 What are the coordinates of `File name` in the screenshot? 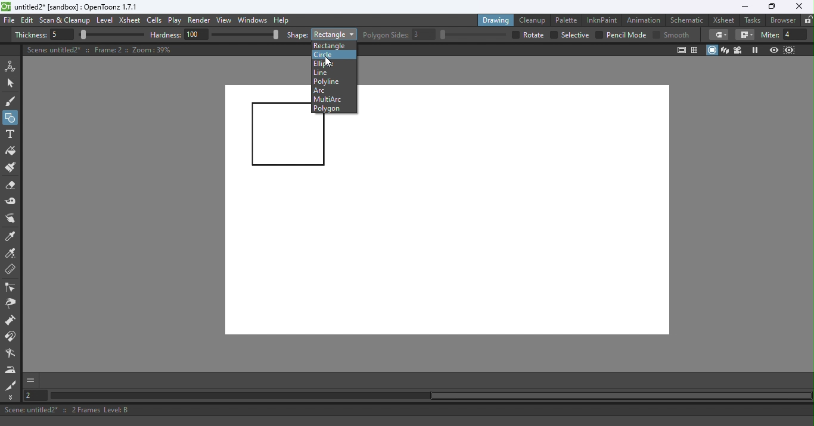 It's located at (77, 7).